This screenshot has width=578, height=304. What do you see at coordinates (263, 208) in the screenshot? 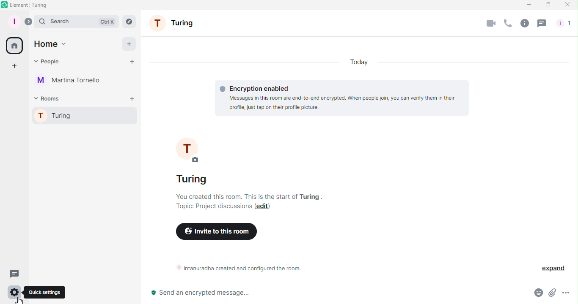
I see `Edit` at bounding box center [263, 208].